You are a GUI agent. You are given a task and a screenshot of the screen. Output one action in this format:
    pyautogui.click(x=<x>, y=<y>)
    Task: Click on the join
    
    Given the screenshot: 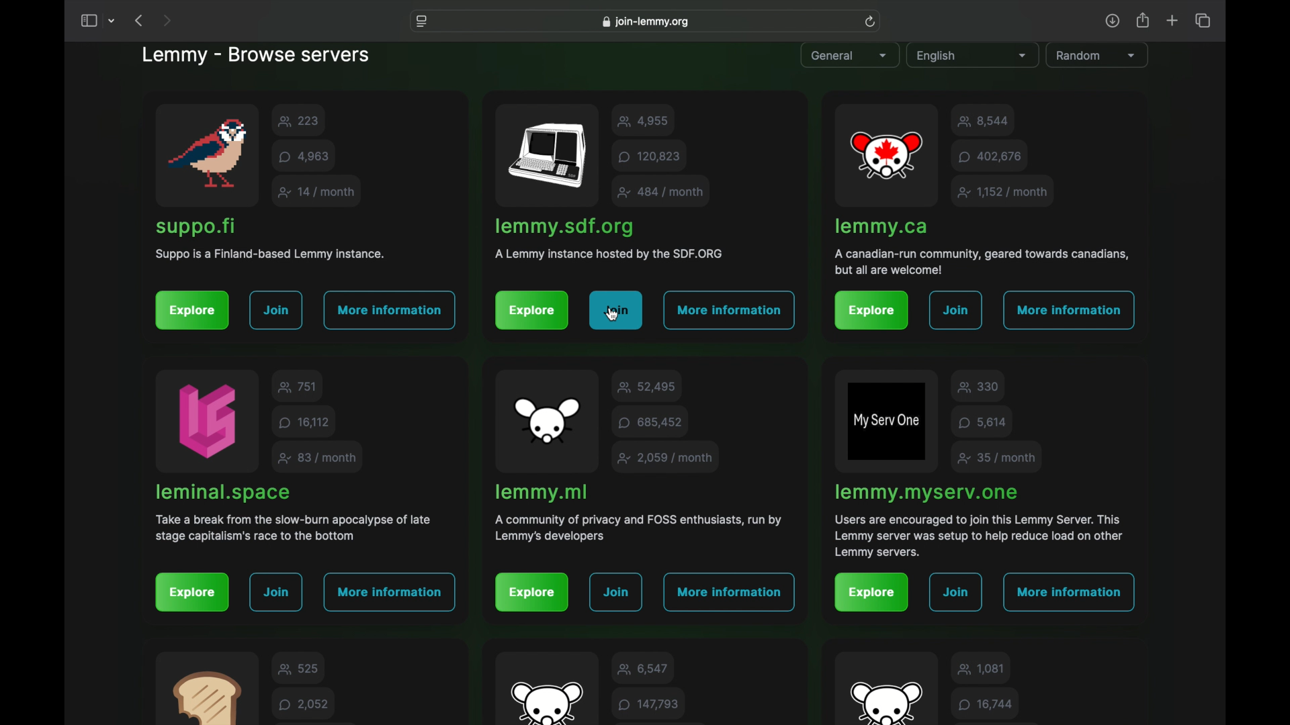 What is the action you would take?
    pyautogui.click(x=956, y=593)
    